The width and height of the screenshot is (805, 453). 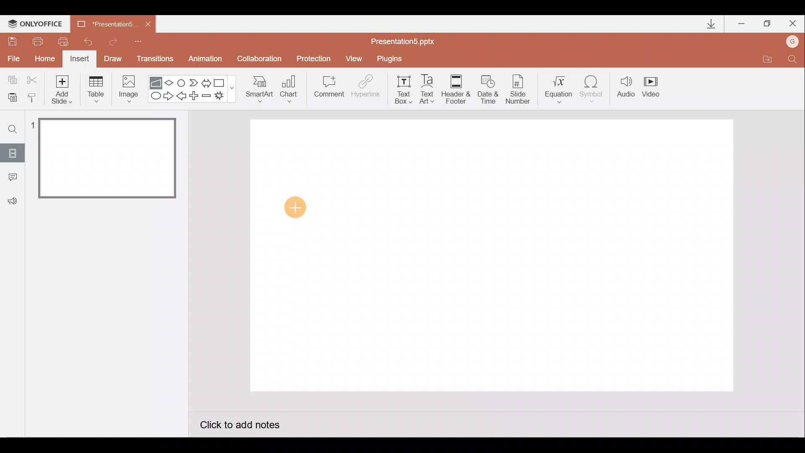 I want to click on Plugins, so click(x=392, y=59).